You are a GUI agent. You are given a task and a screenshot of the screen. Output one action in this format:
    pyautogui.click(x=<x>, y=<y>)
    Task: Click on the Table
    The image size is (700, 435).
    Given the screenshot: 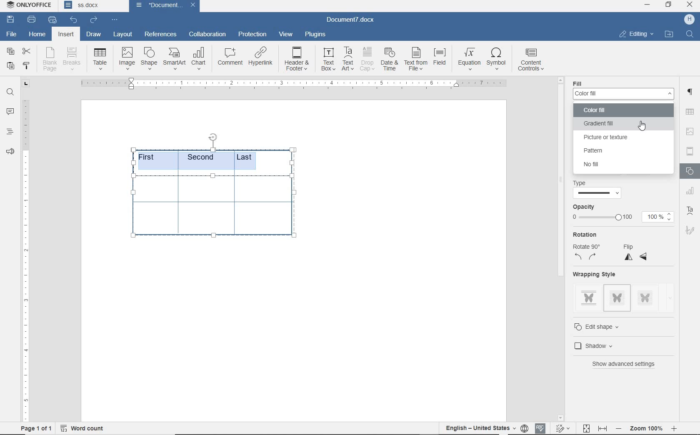 What is the action you would take?
    pyautogui.click(x=101, y=60)
    